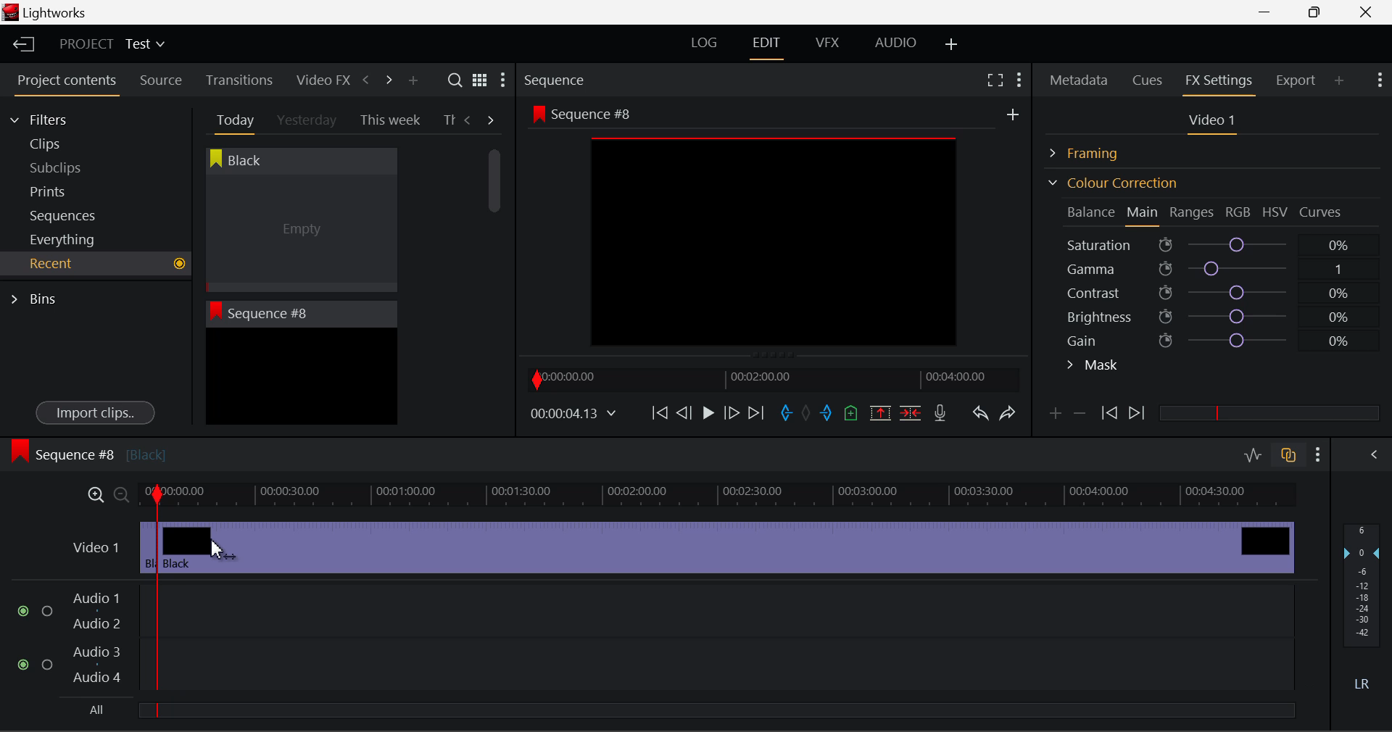 The image size is (1392, 732). Describe the element at coordinates (703, 42) in the screenshot. I see `LOG Layout` at that location.